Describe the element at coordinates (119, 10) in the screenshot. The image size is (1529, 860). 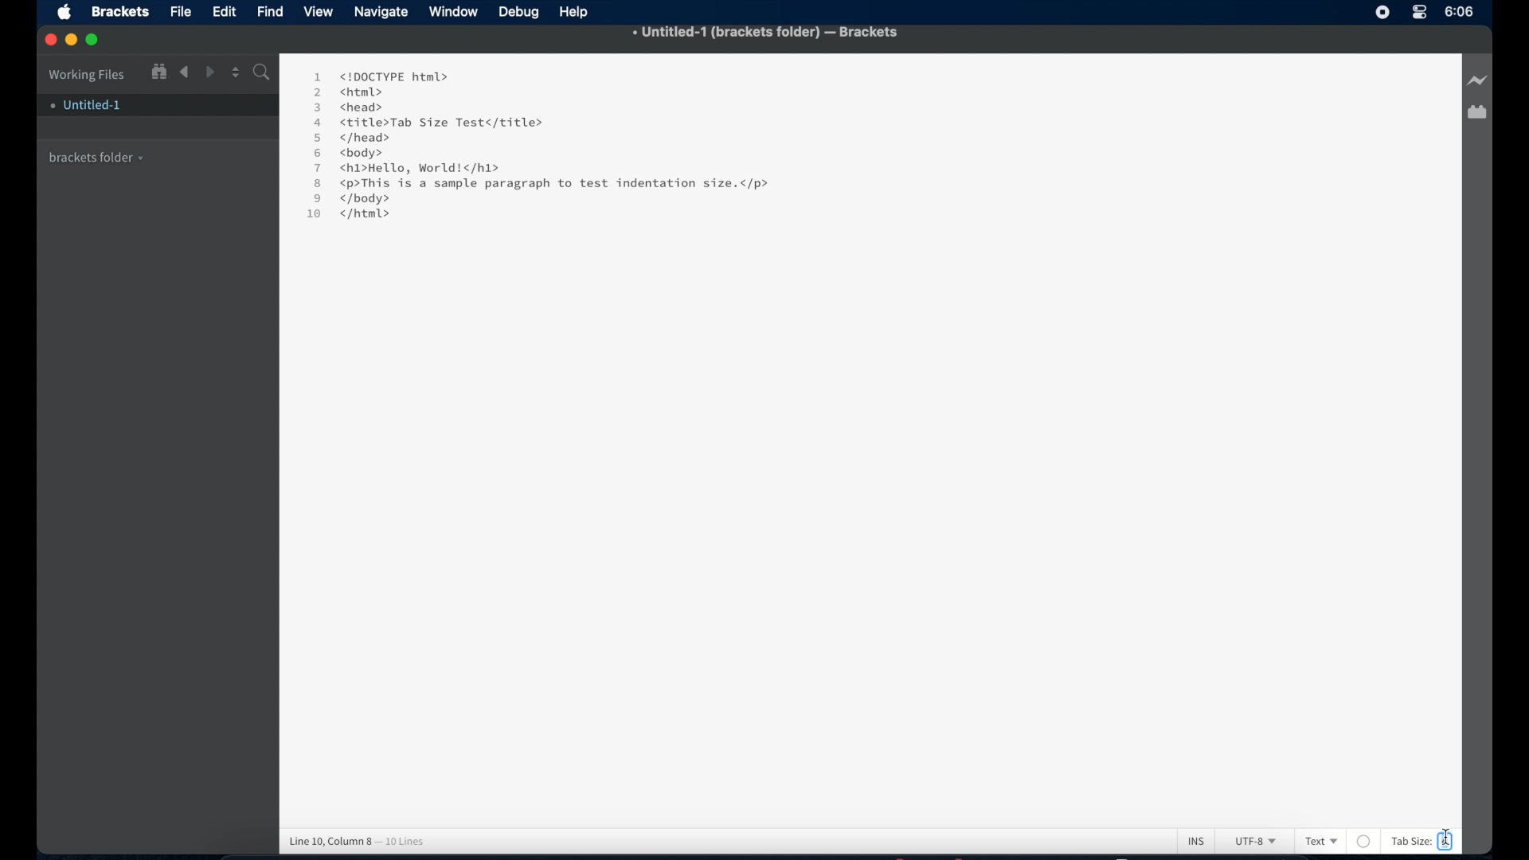
I see `Brackets` at that location.